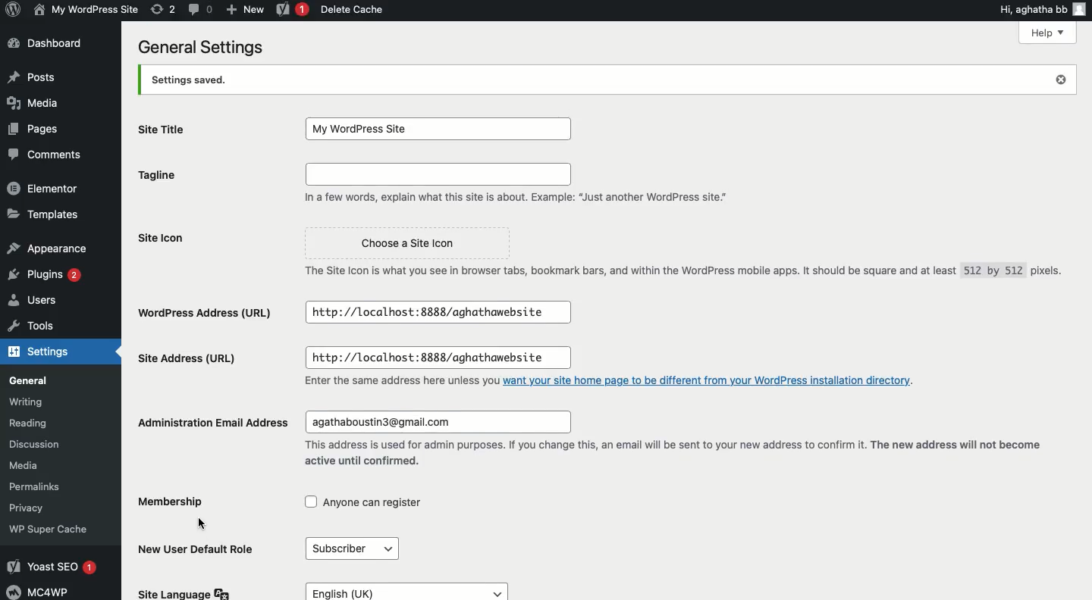 This screenshot has height=600, width=1092. What do you see at coordinates (172, 242) in the screenshot?
I see `Site icon` at bounding box center [172, 242].